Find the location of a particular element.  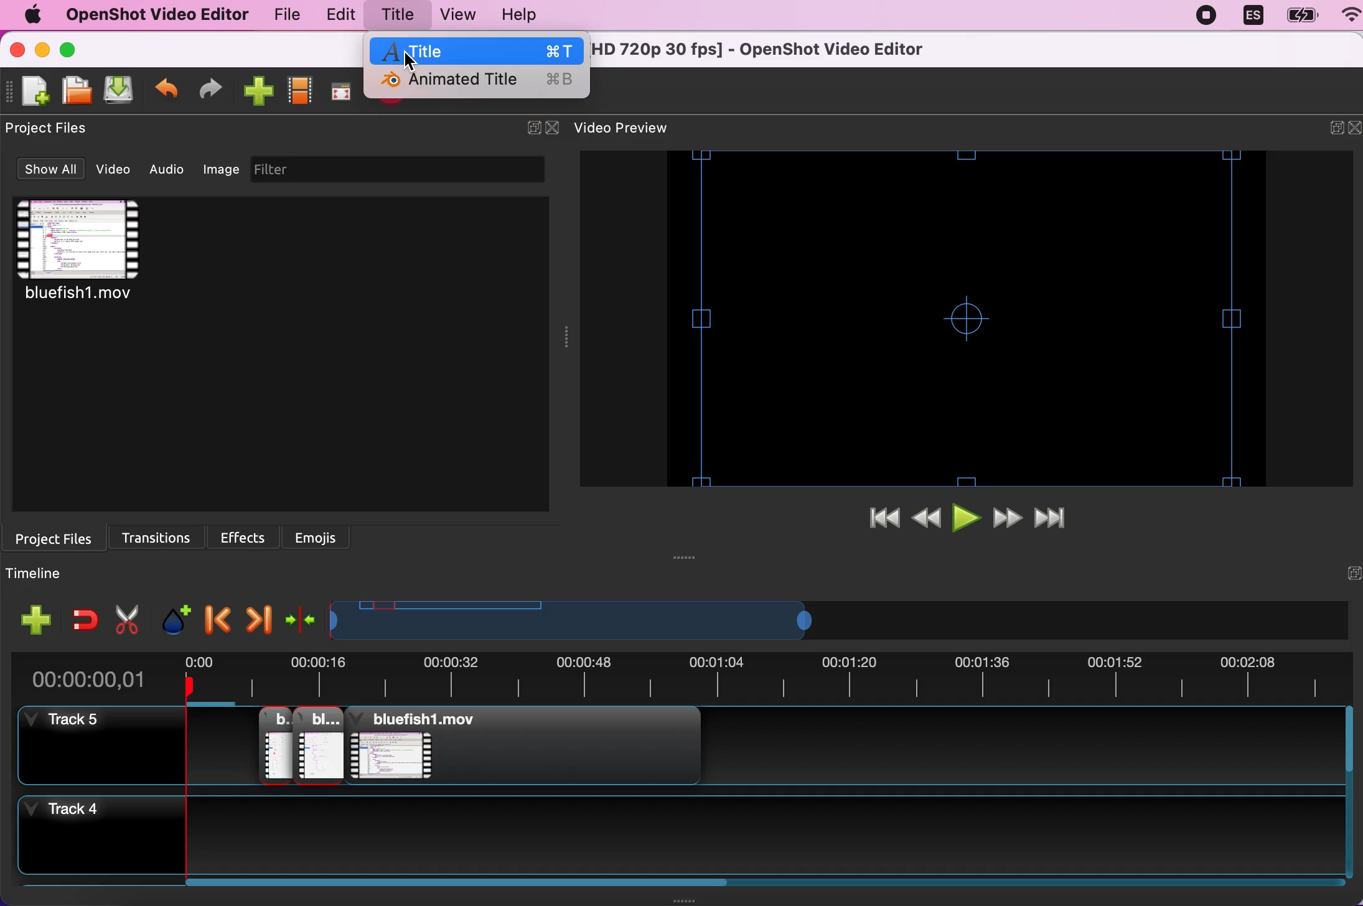

project files is located at coordinates (59, 537).